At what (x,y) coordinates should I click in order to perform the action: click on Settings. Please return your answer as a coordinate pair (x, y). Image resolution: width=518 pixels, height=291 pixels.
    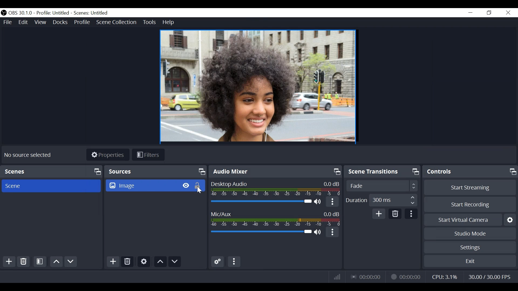
    Looking at the image, I should click on (509, 220).